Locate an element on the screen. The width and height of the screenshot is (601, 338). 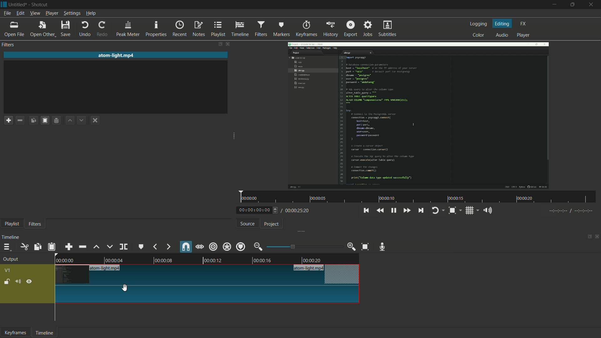
timeline is located at coordinates (44, 333).